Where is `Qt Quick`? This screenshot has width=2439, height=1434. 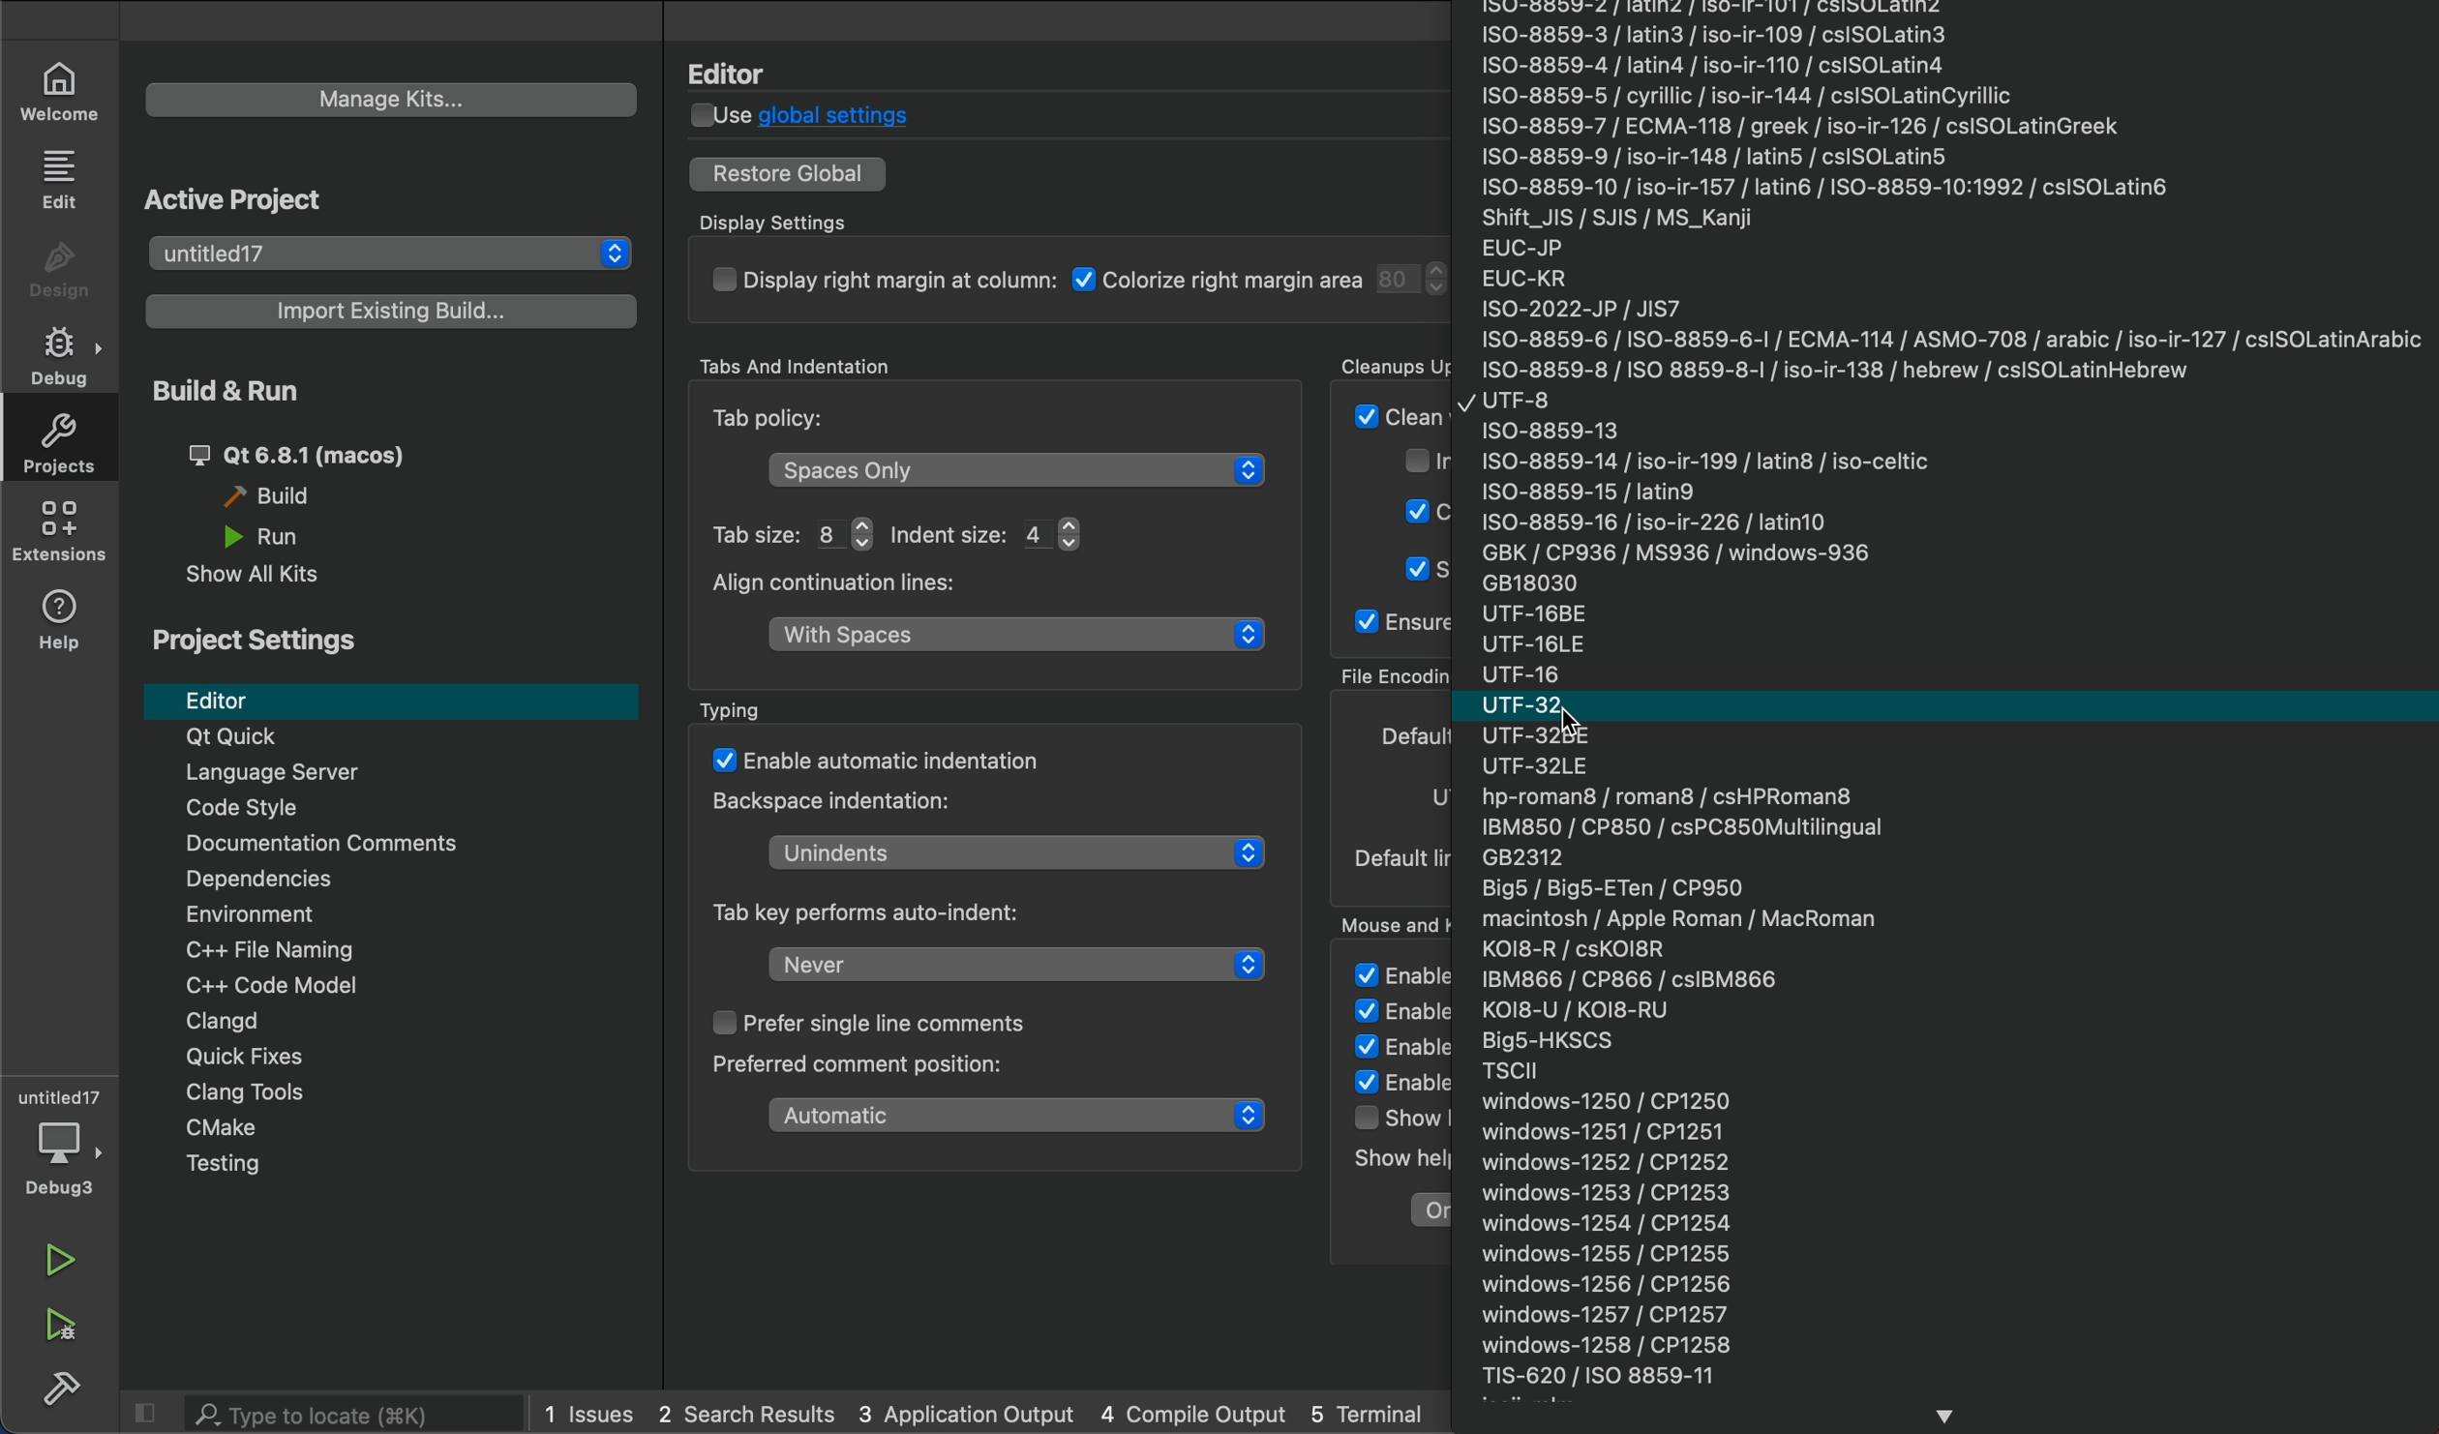 Qt Quick is located at coordinates (386, 738).